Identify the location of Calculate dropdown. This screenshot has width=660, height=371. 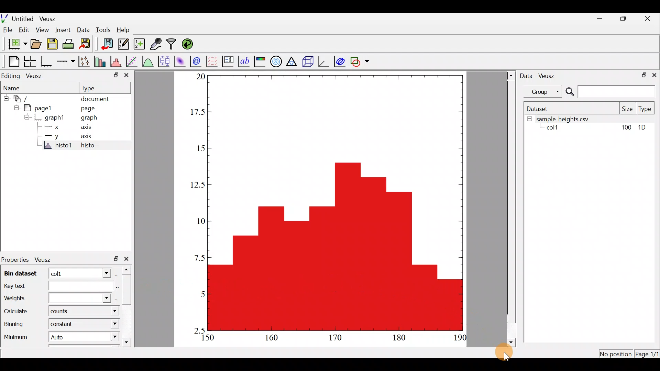
(107, 311).